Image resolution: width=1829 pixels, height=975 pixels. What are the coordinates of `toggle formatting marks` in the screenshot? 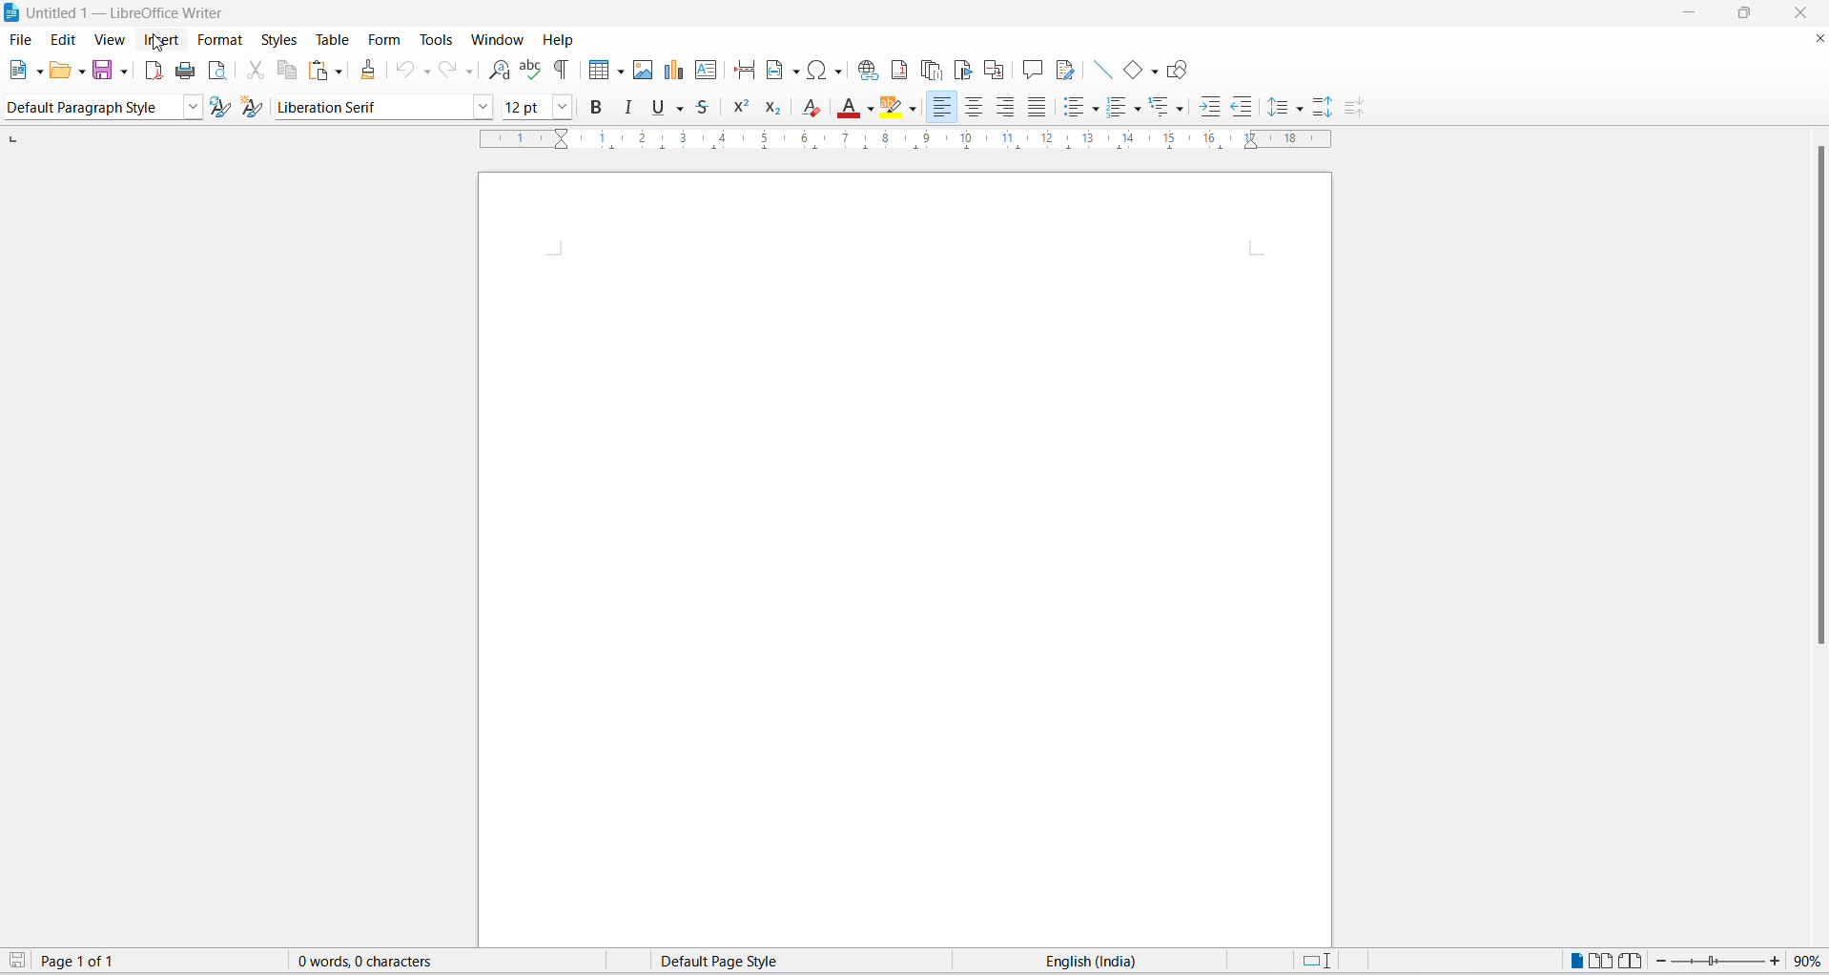 It's located at (563, 69).